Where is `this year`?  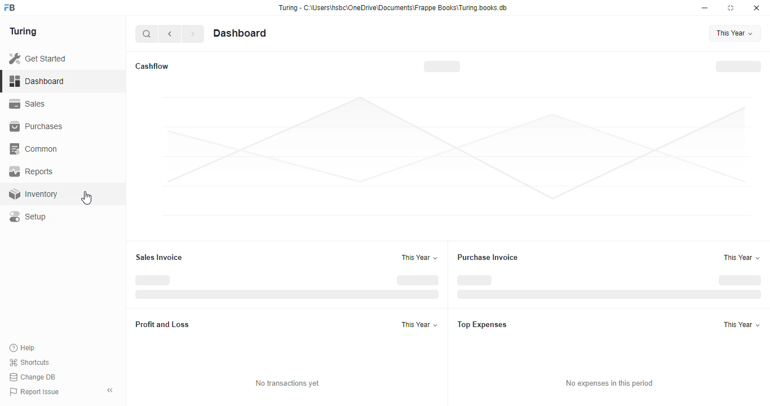
this year is located at coordinates (742, 324).